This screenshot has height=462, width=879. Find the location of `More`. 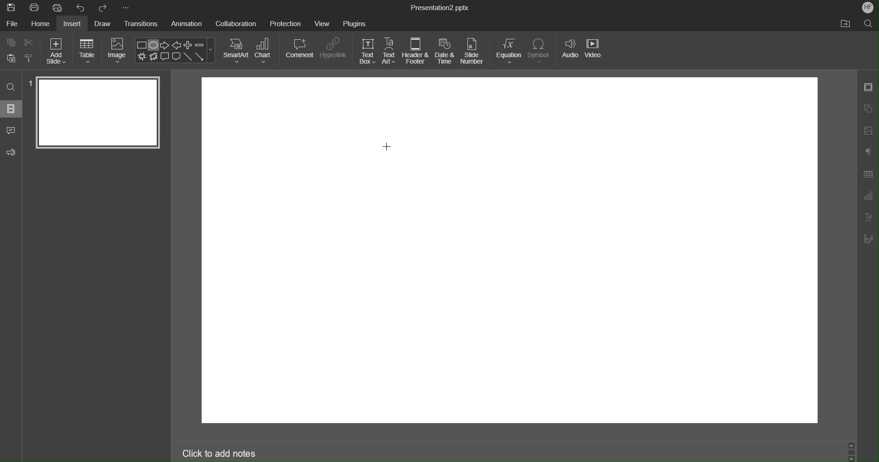

More is located at coordinates (126, 8).